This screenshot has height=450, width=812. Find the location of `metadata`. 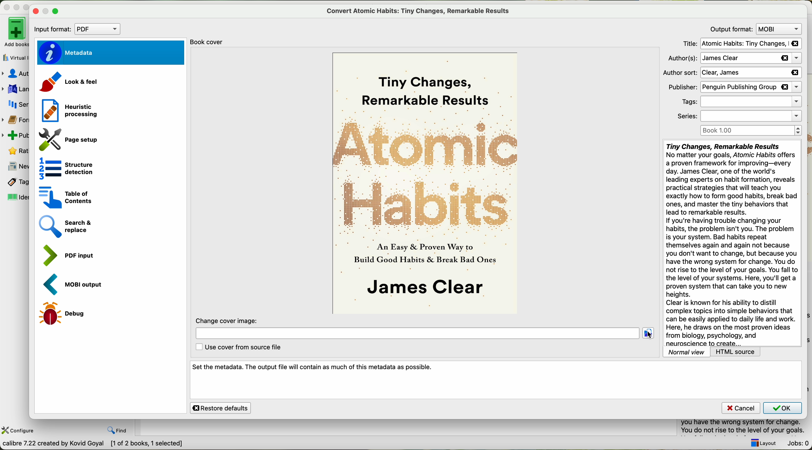

metadata is located at coordinates (110, 52).